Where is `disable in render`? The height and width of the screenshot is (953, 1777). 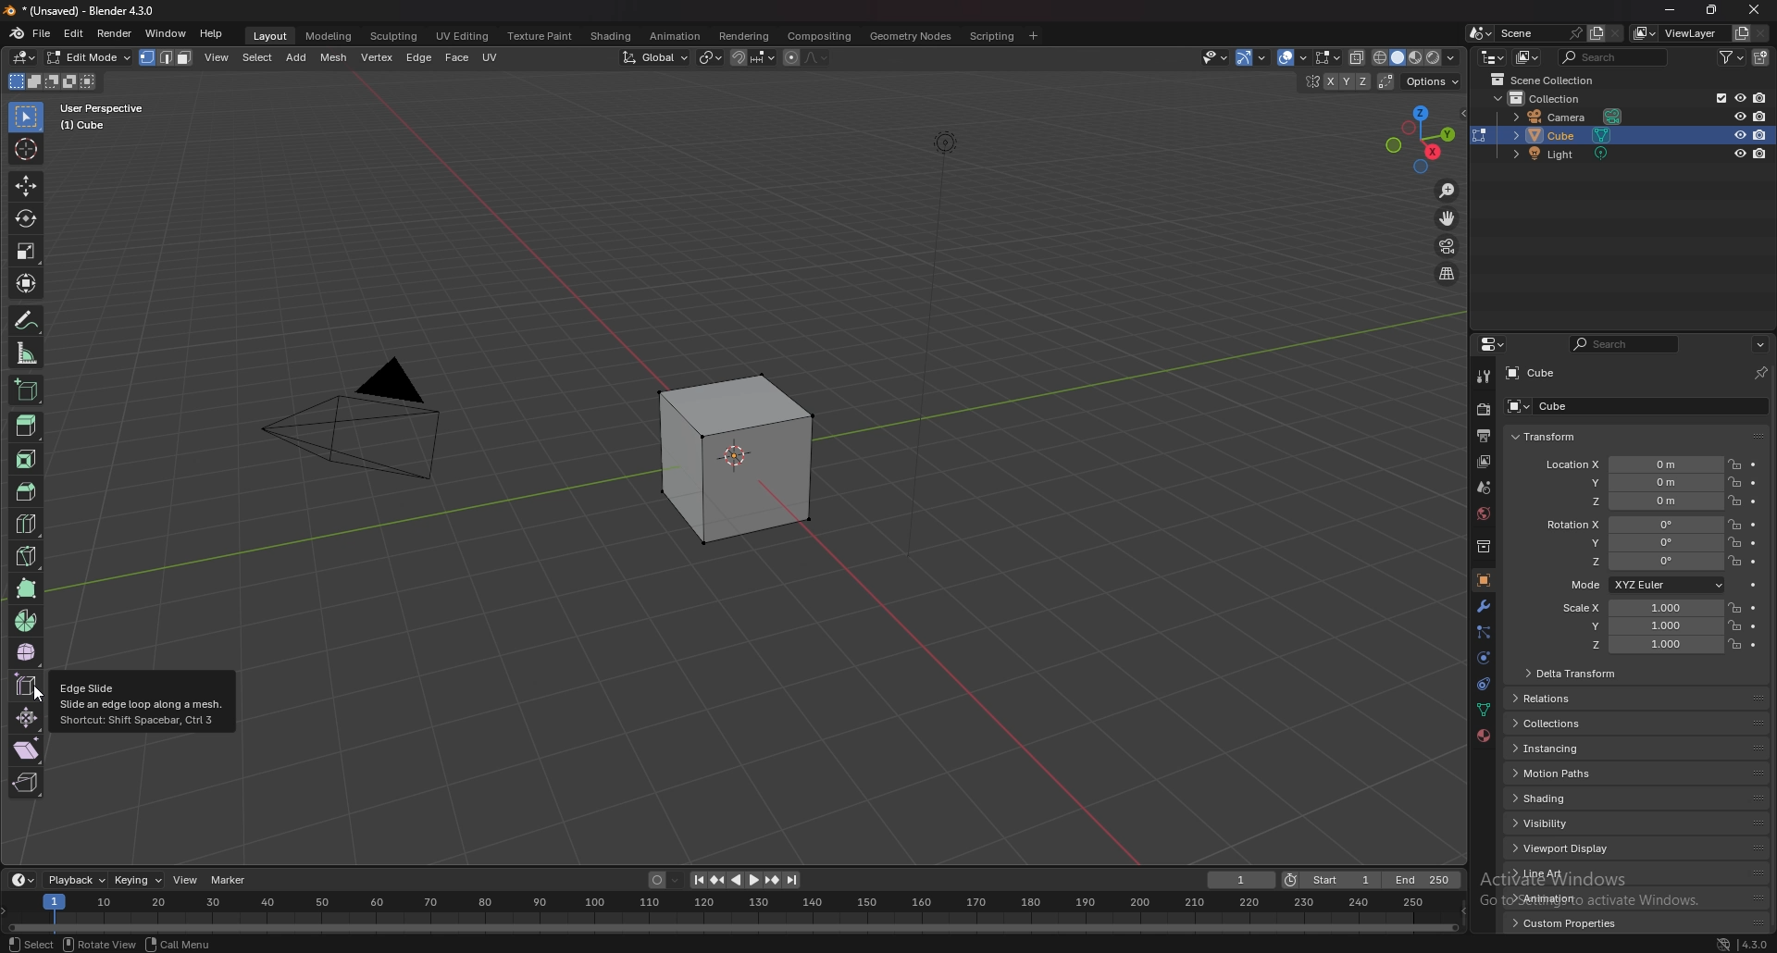
disable in render is located at coordinates (1760, 154).